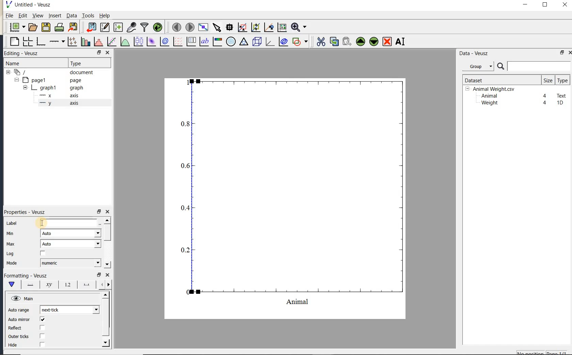 The height and width of the screenshot is (355, 572). Describe the element at coordinates (50, 88) in the screenshot. I see `graph1` at that location.